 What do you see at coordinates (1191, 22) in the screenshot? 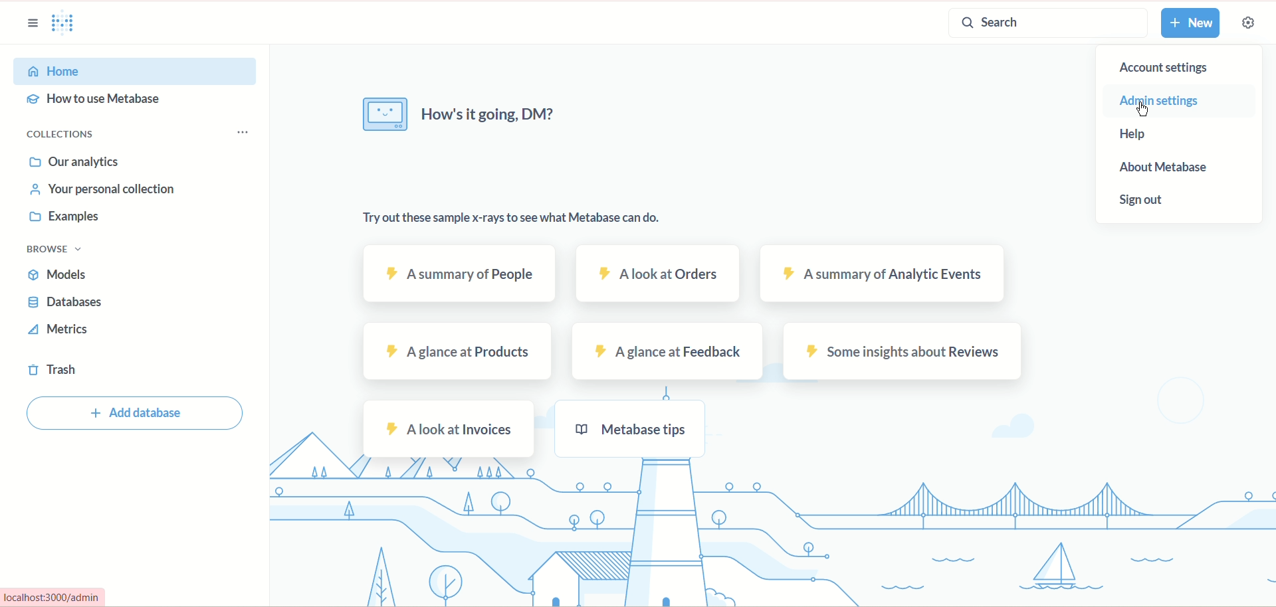
I see `new` at bounding box center [1191, 22].